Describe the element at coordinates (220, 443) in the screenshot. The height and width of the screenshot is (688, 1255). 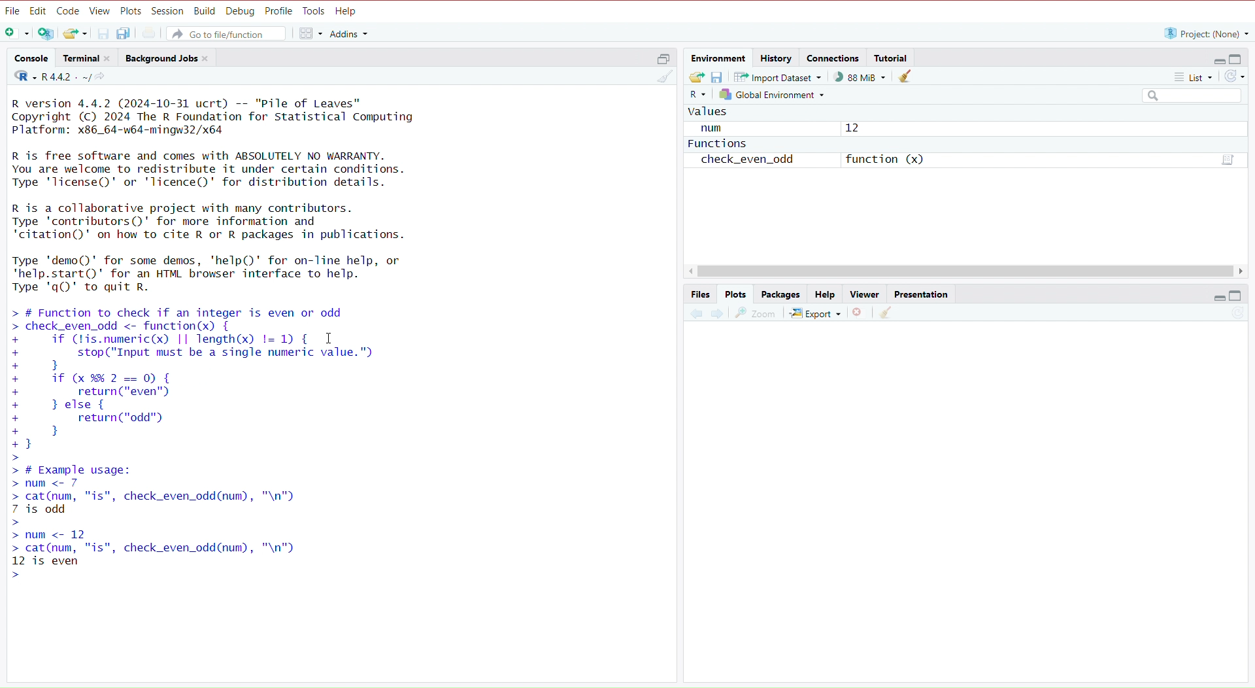
I see `> # Function to check if an integer is even or oddcheck_even_odd <- function(x) {if (tis.numeric() || length(x) '=1) { Istop("Input must be a single numeric value.™)}if (x%62==0 {return("even")} else {return("odd")}}# Example usage:num <- 7cat(num, "is", check_even_odd(num), "\n") 7 is odd num <- 12cat(num, "is", check_even_odd(num), "\n") 12 is even|` at that location.